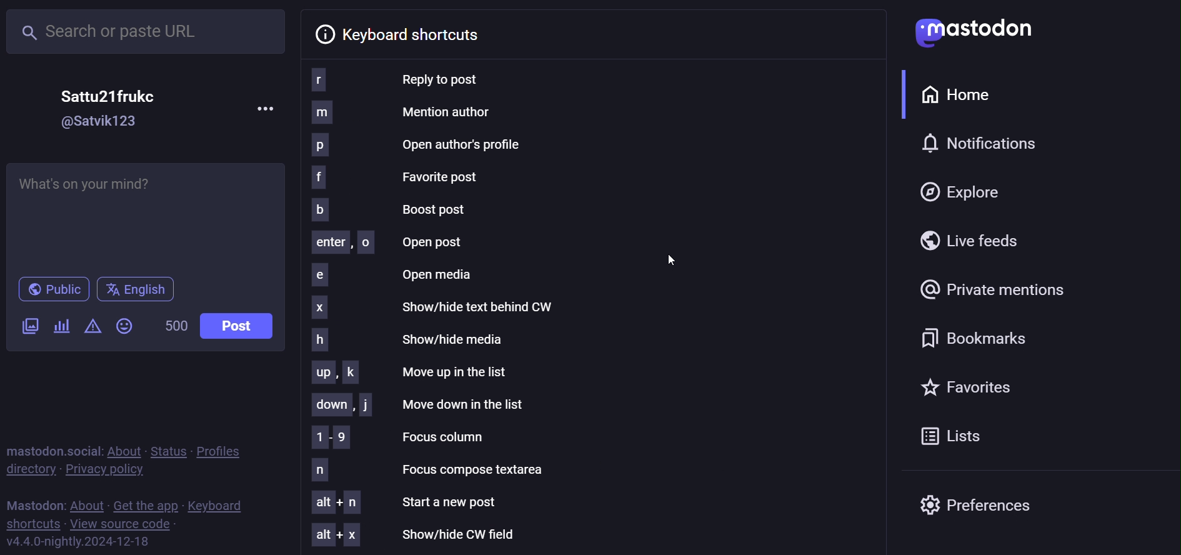  I want to click on move up in the list, so click(412, 371).